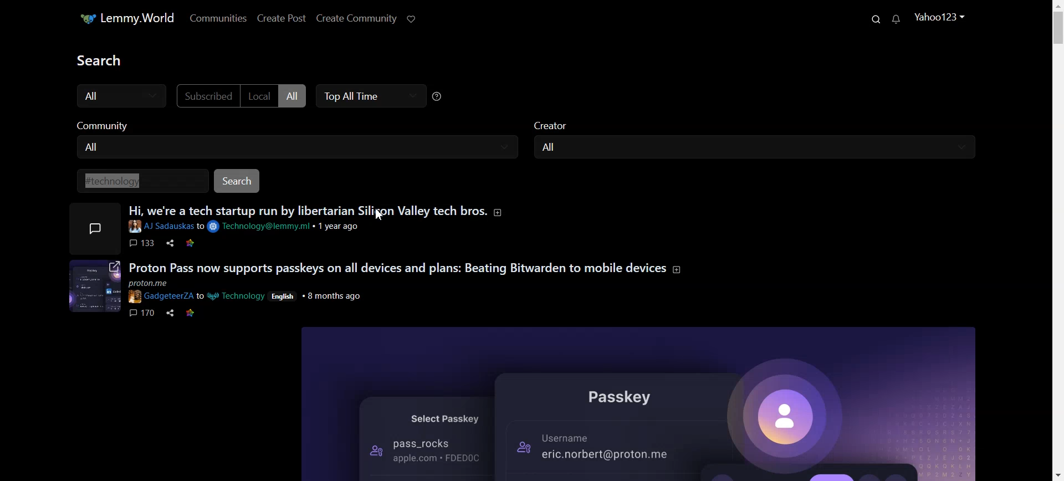  Describe the element at coordinates (316, 295) in the screenshot. I see `english 8 months ago` at that location.